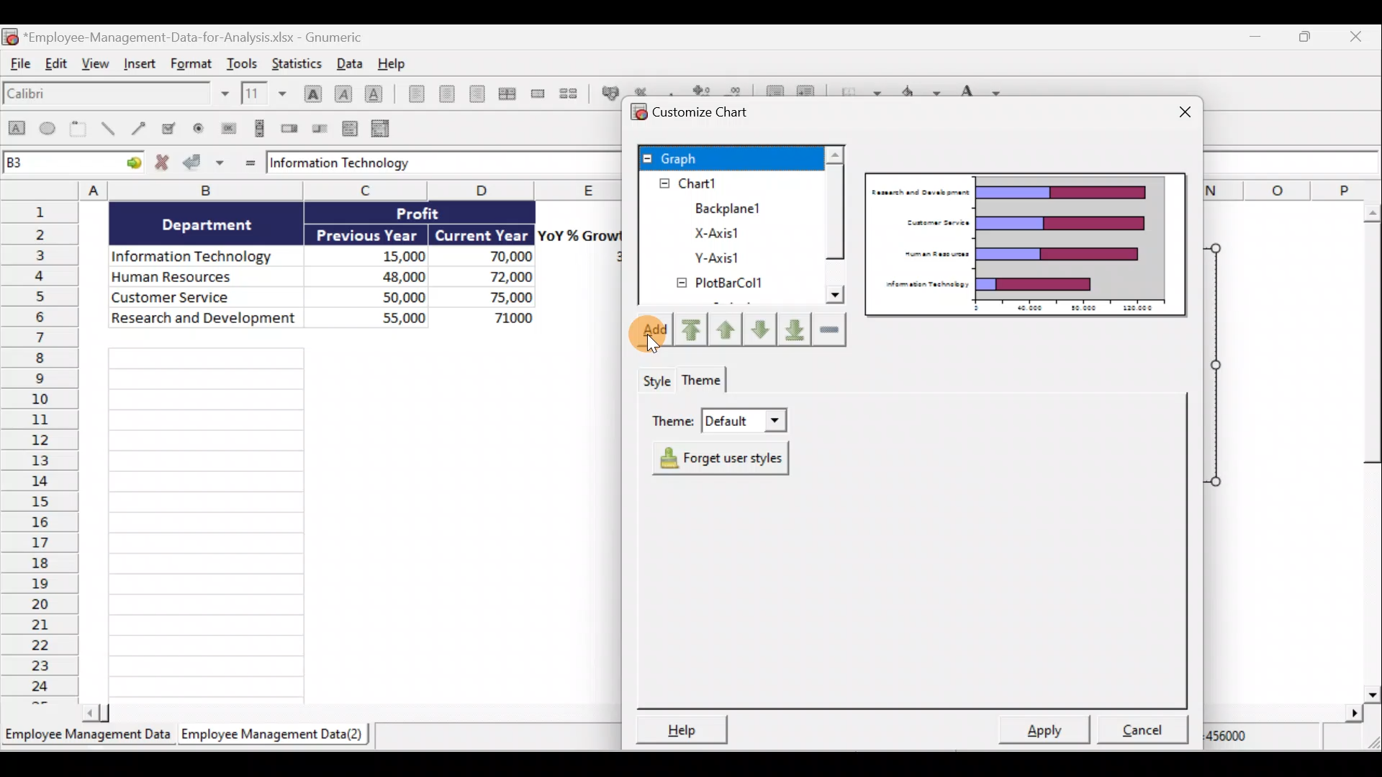  What do you see at coordinates (308, 189) in the screenshot?
I see `Columns` at bounding box center [308, 189].